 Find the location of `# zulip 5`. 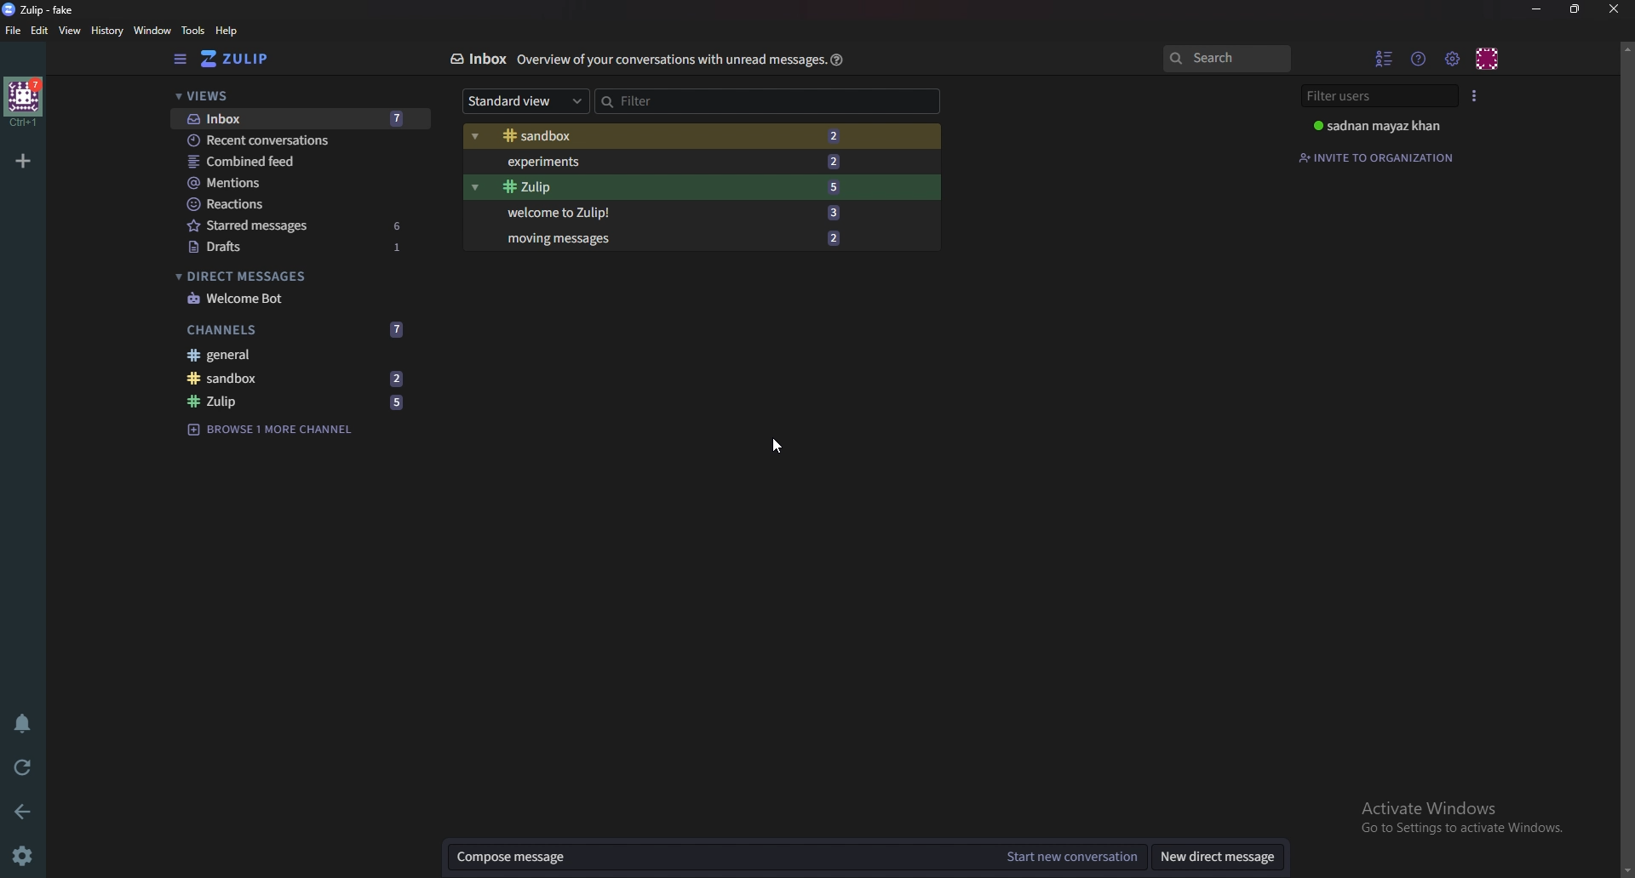

# zulip 5 is located at coordinates (660, 188).